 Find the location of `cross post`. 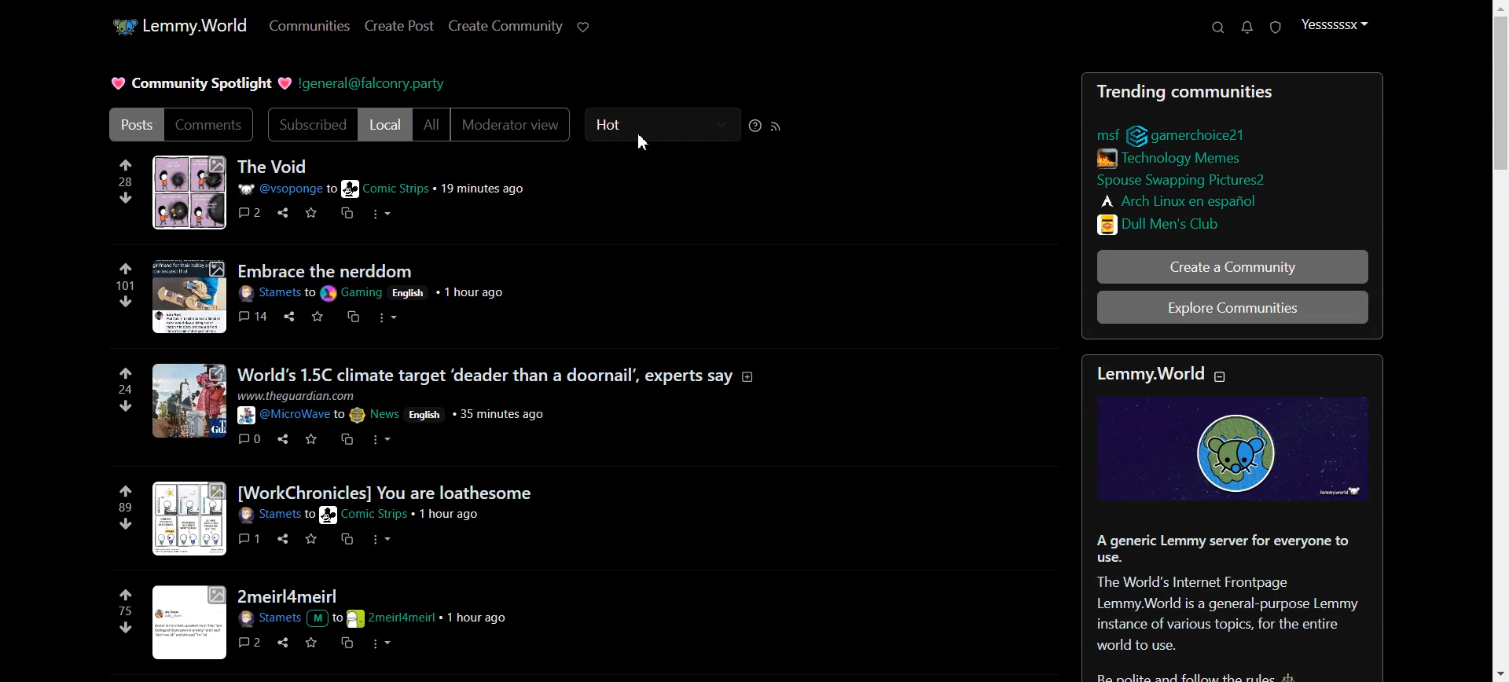

cross post is located at coordinates (353, 315).